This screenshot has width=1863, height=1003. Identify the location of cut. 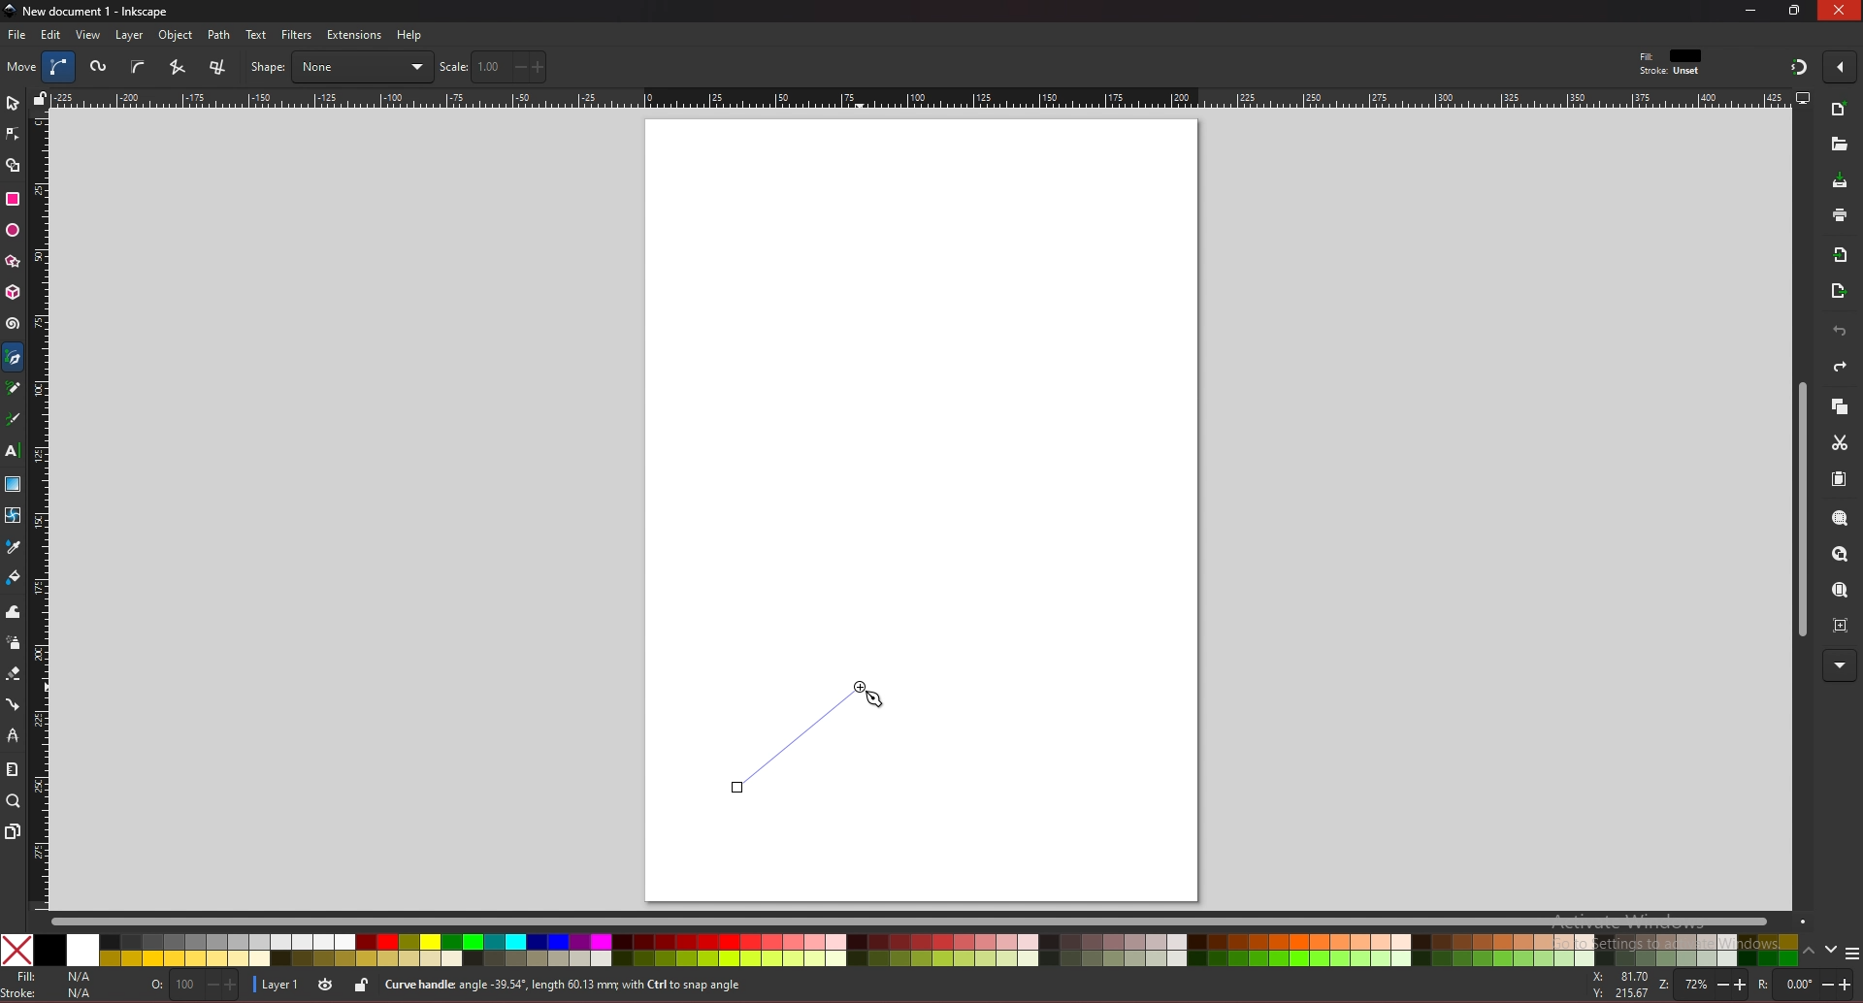
(1840, 443).